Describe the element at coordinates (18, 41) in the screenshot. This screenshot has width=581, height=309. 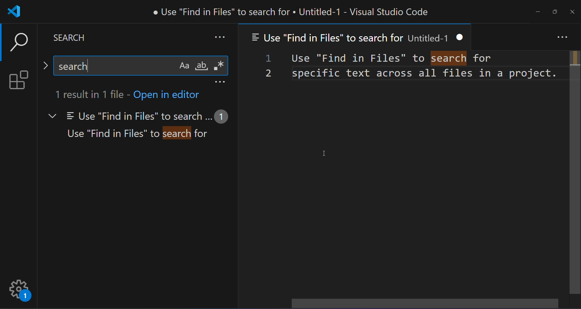
I see `search option` at that location.